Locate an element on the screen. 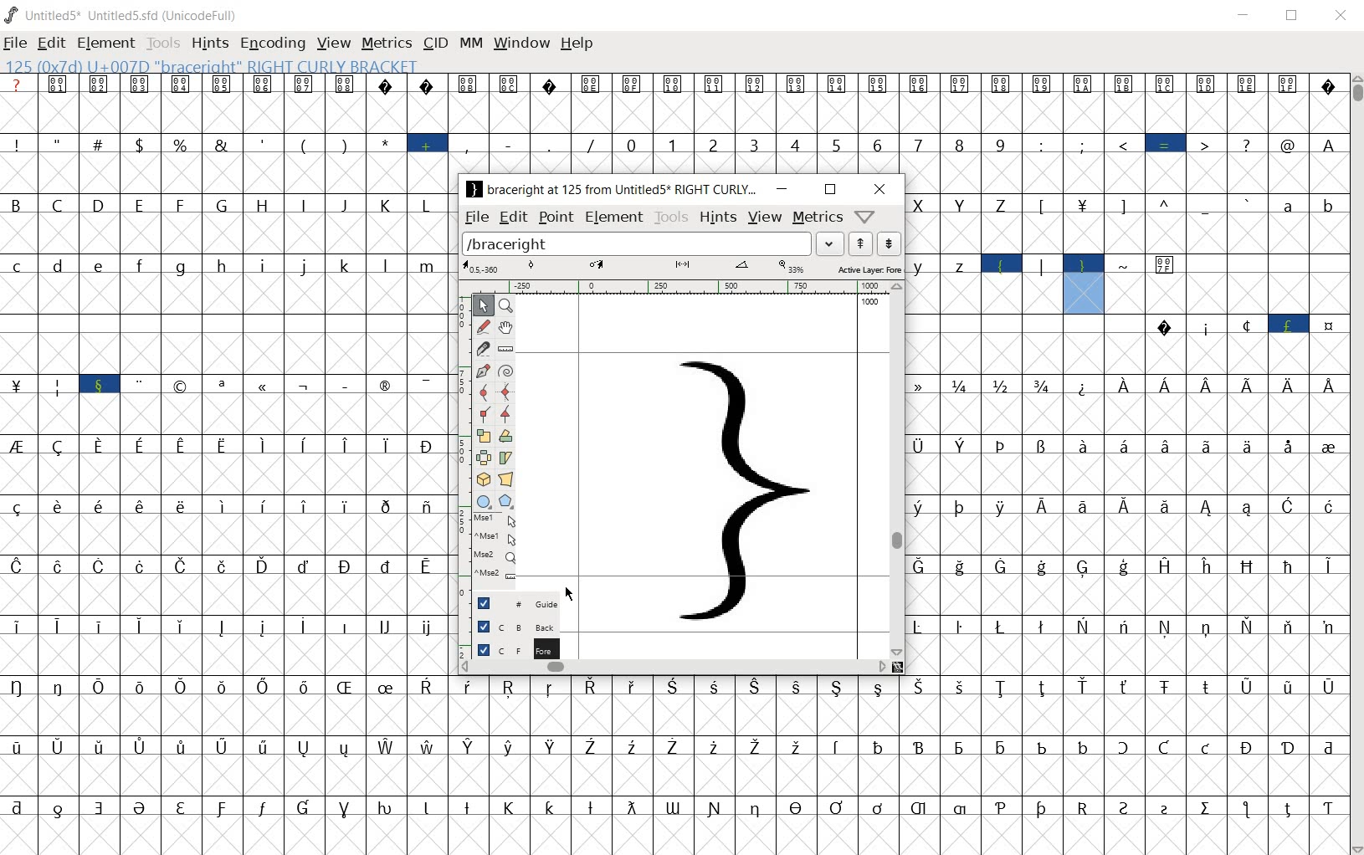 This screenshot has width=1364, height=855. show the next word on the list is located at coordinates (859, 243).